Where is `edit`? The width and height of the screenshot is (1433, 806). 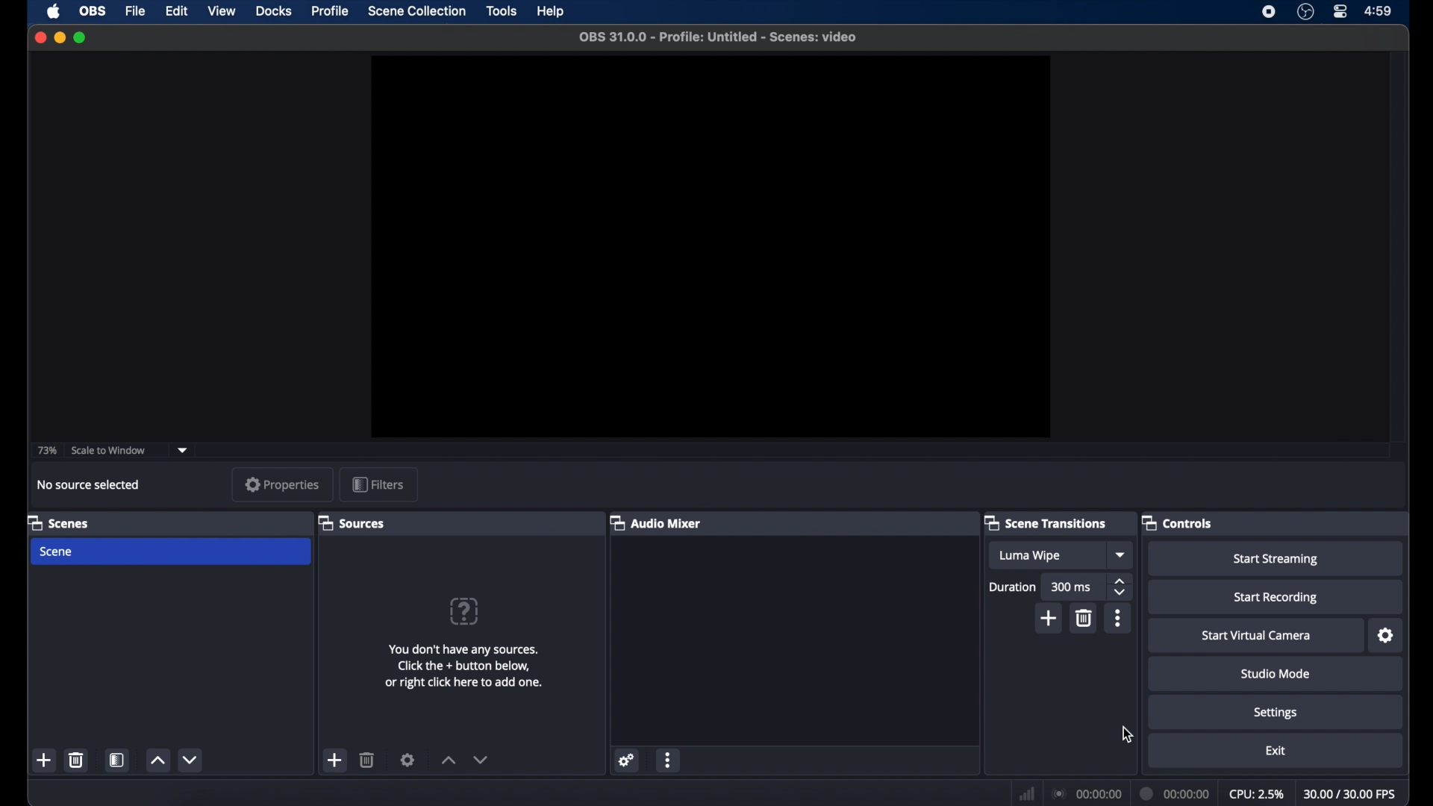 edit is located at coordinates (175, 11).